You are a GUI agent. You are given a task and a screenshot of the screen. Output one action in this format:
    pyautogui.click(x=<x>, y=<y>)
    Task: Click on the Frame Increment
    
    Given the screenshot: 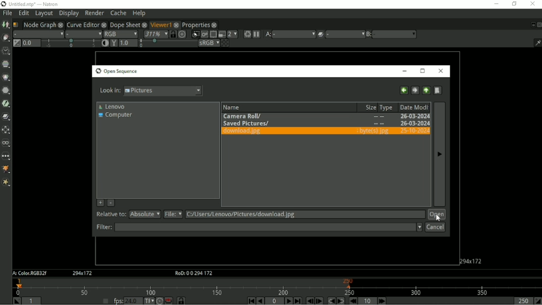 What is the action you would take?
    pyautogui.click(x=366, y=301)
    